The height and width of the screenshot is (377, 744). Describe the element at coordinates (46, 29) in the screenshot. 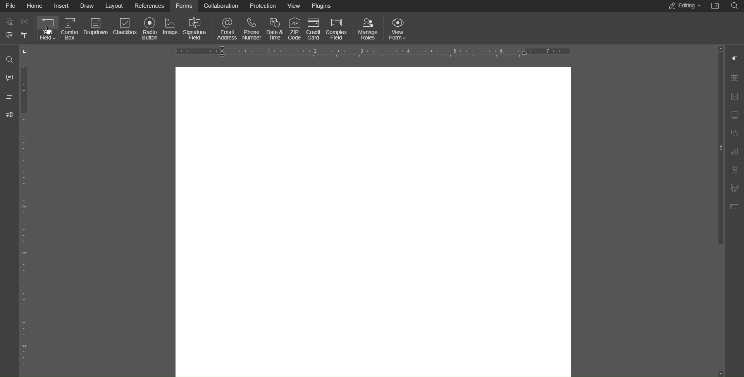

I see `Text Field` at that location.